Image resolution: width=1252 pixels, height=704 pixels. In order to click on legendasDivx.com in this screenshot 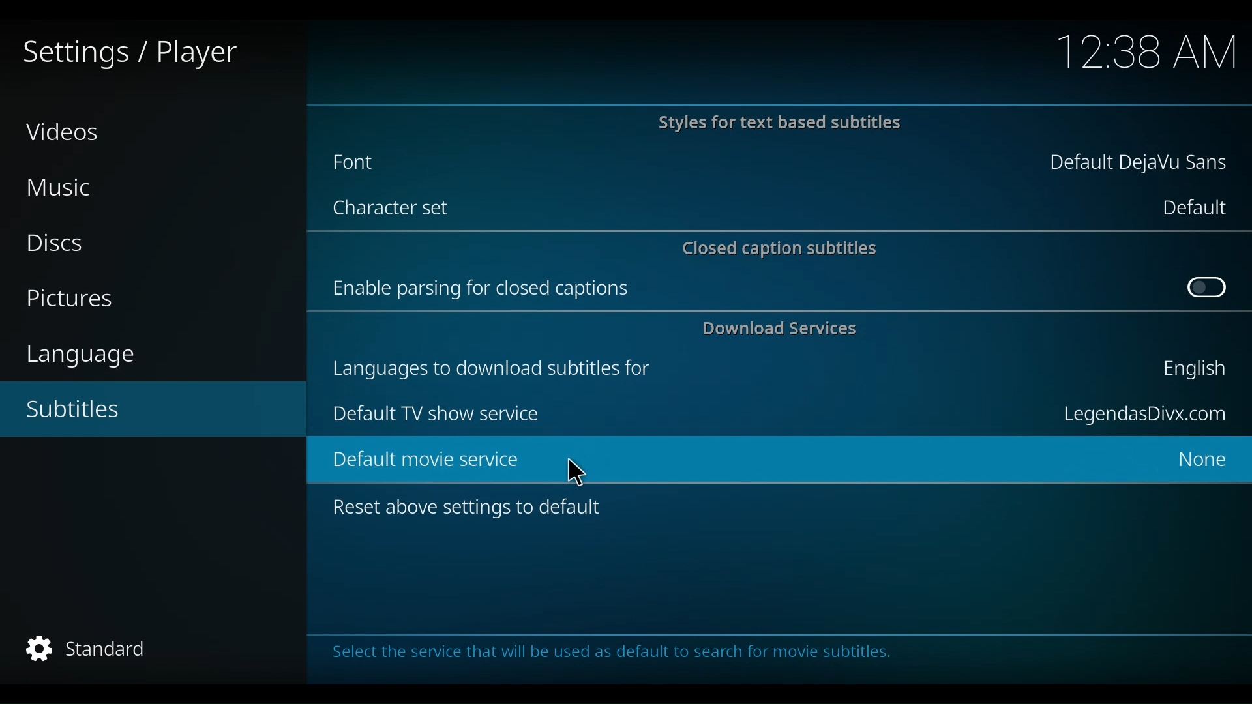, I will do `click(1143, 415)`.